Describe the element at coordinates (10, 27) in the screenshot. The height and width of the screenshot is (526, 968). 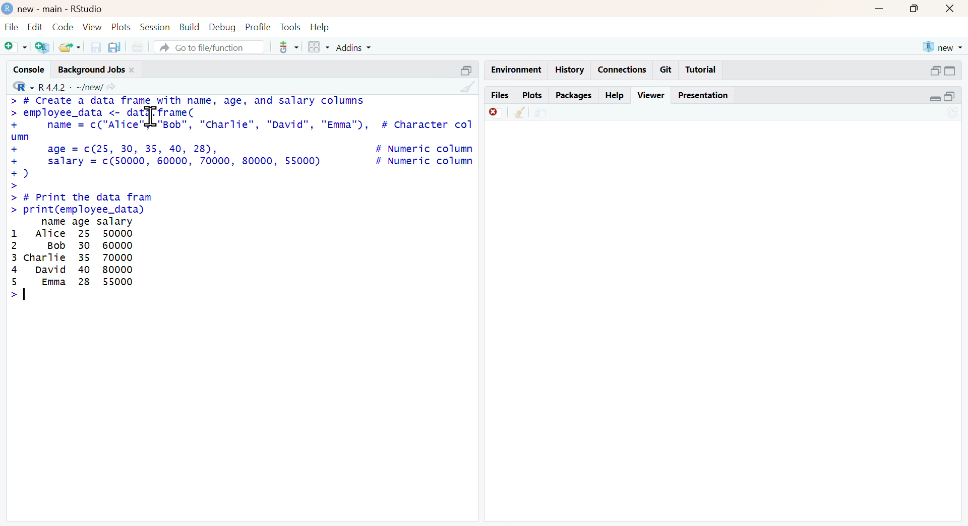
I see `File` at that location.